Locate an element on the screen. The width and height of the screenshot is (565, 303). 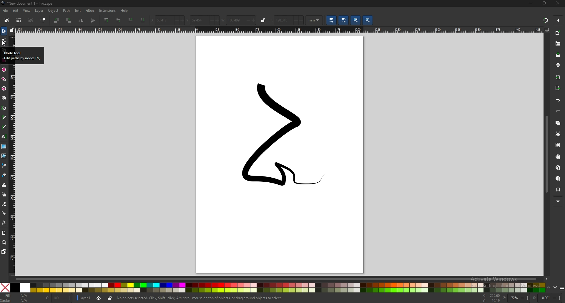
help is located at coordinates (125, 10).